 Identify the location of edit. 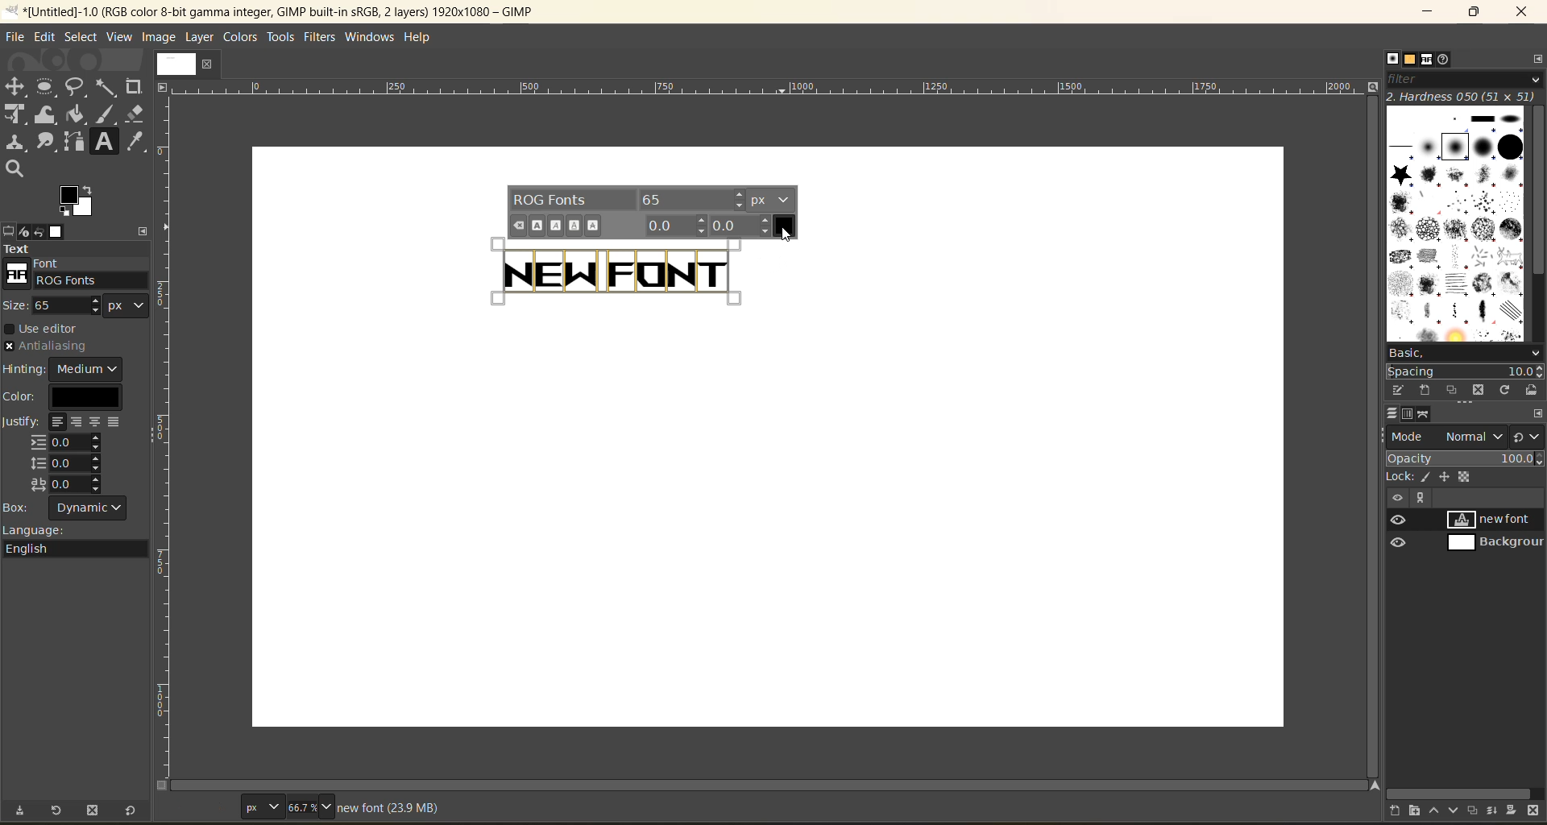
(42, 36).